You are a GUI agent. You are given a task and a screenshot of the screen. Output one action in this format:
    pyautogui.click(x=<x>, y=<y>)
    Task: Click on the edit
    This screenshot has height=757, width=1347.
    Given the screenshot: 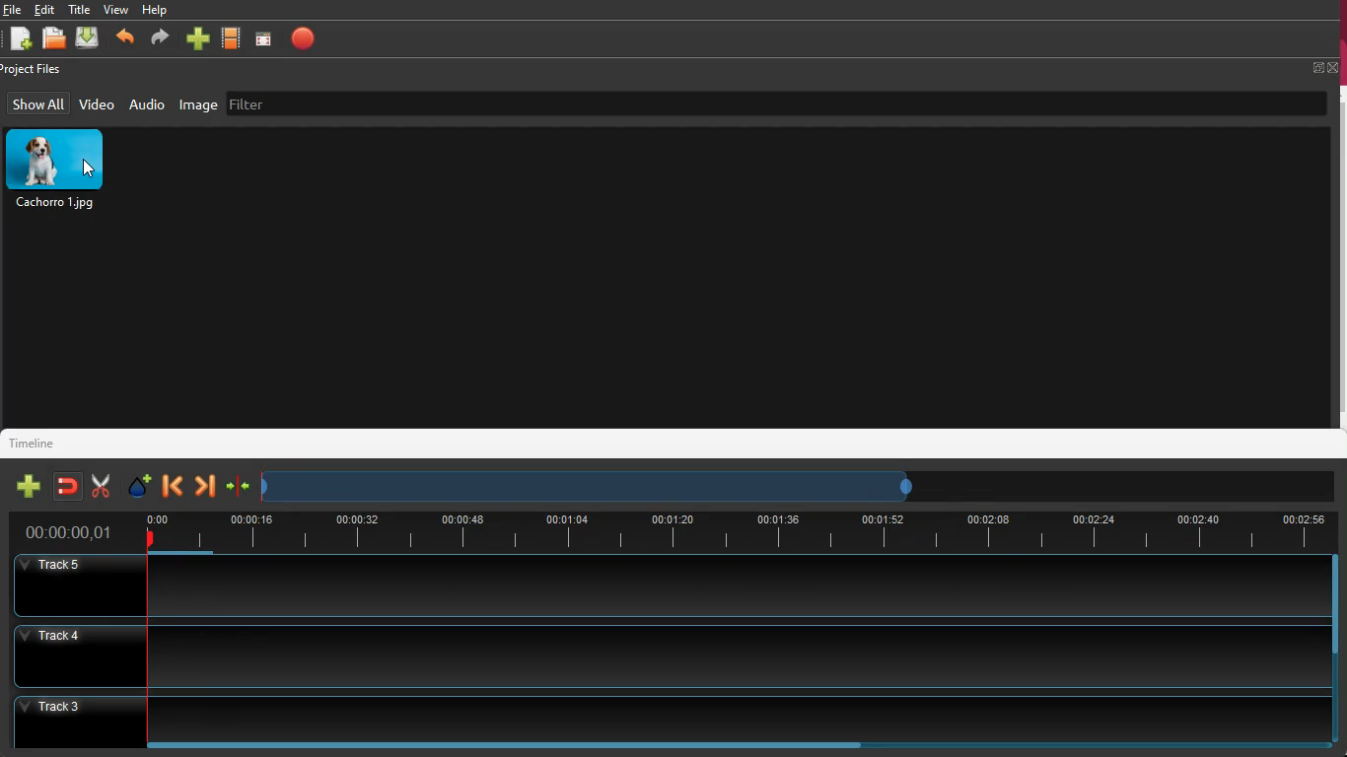 What is the action you would take?
    pyautogui.click(x=48, y=10)
    